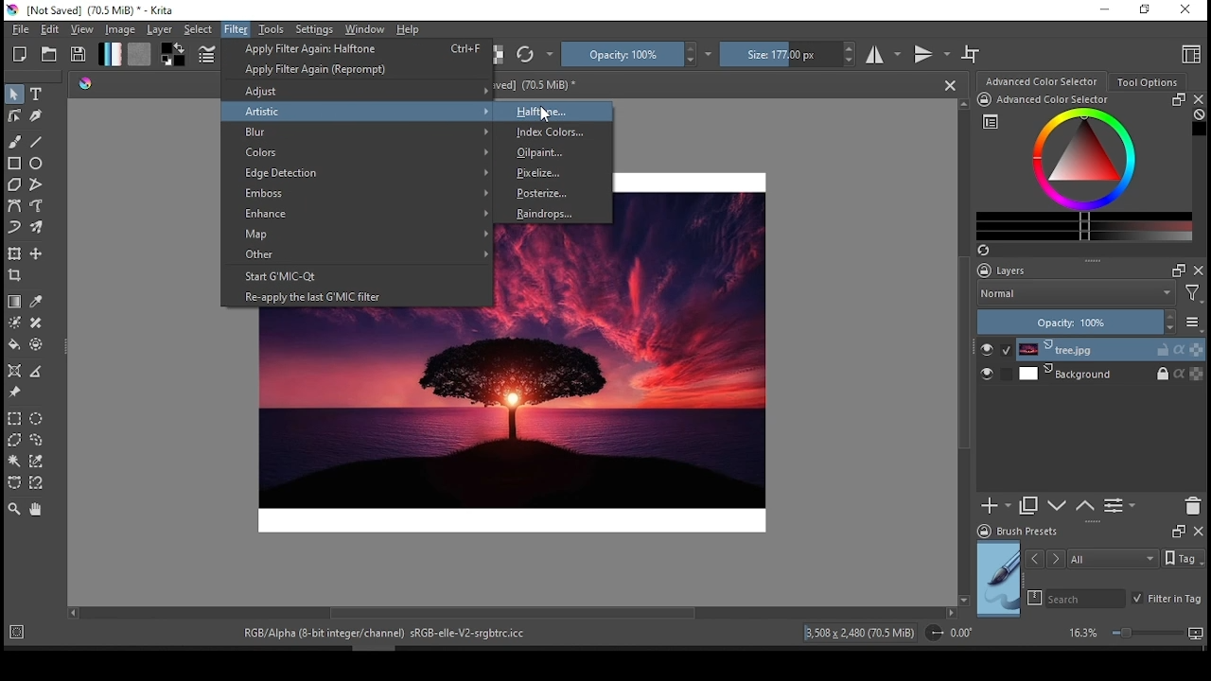 Image resolution: width=1211 pixels, height=681 pixels. I want to click on adjust, so click(359, 91).